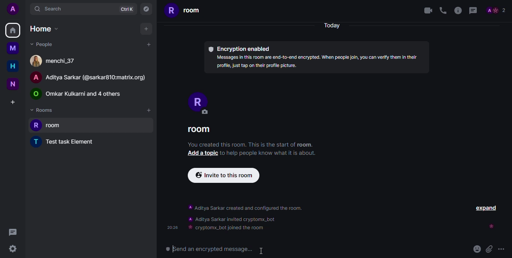 The height and width of the screenshot is (258, 512). Describe the element at coordinates (497, 9) in the screenshot. I see `profile` at that location.